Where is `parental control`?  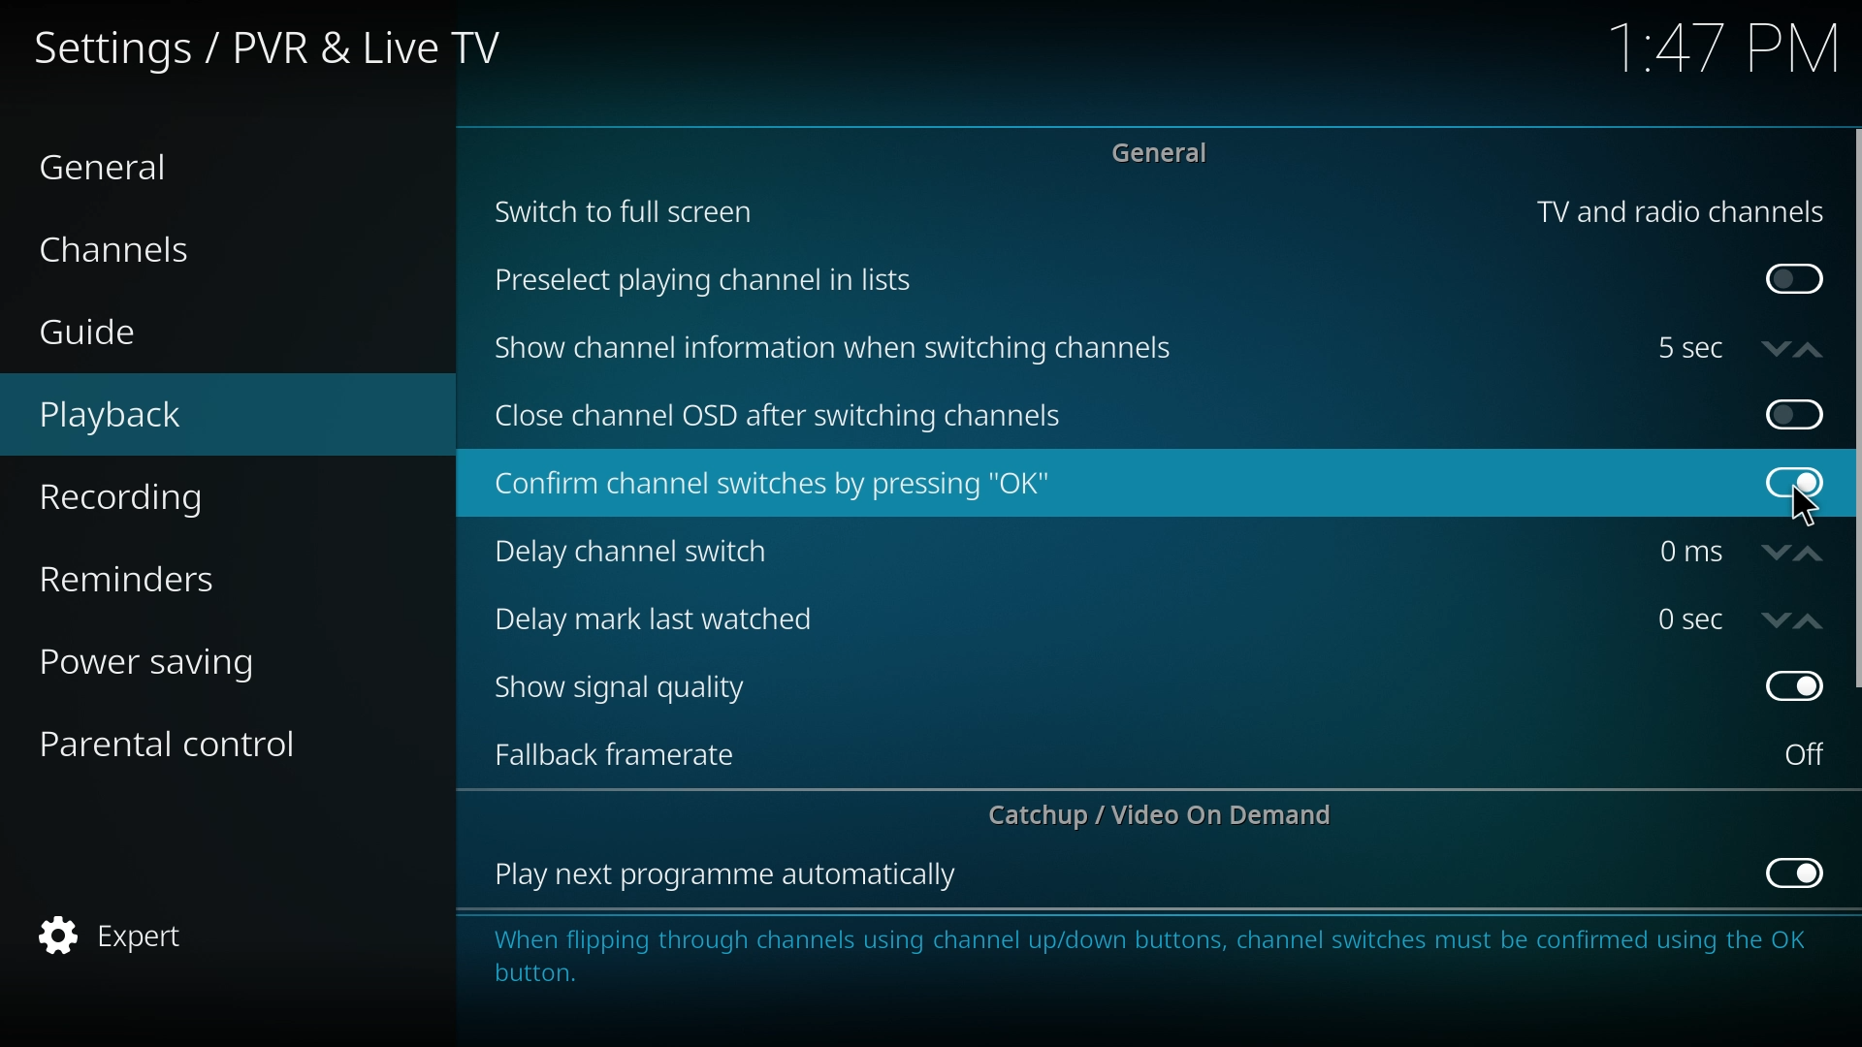 parental control is located at coordinates (186, 742).